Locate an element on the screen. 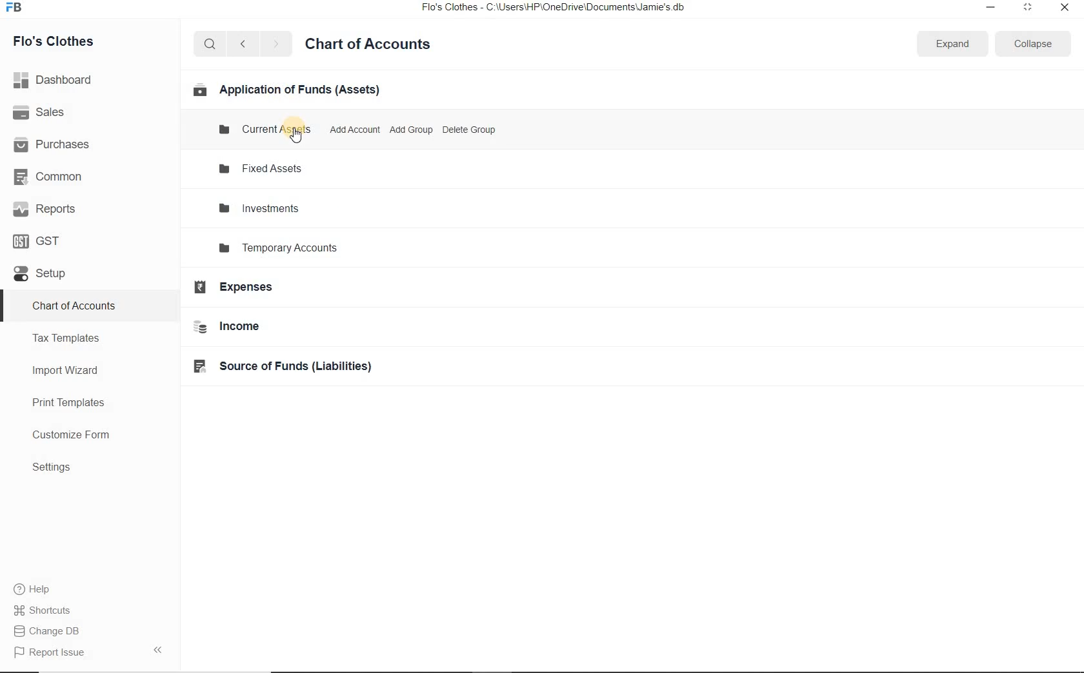 This screenshot has height=673, width=1084. GST is located at coordinates (42, 240).